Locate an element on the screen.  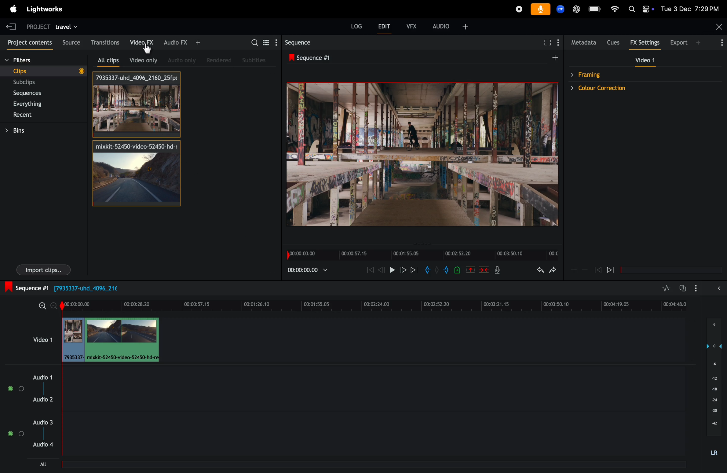
play back time is located at coordinates (306, 271).